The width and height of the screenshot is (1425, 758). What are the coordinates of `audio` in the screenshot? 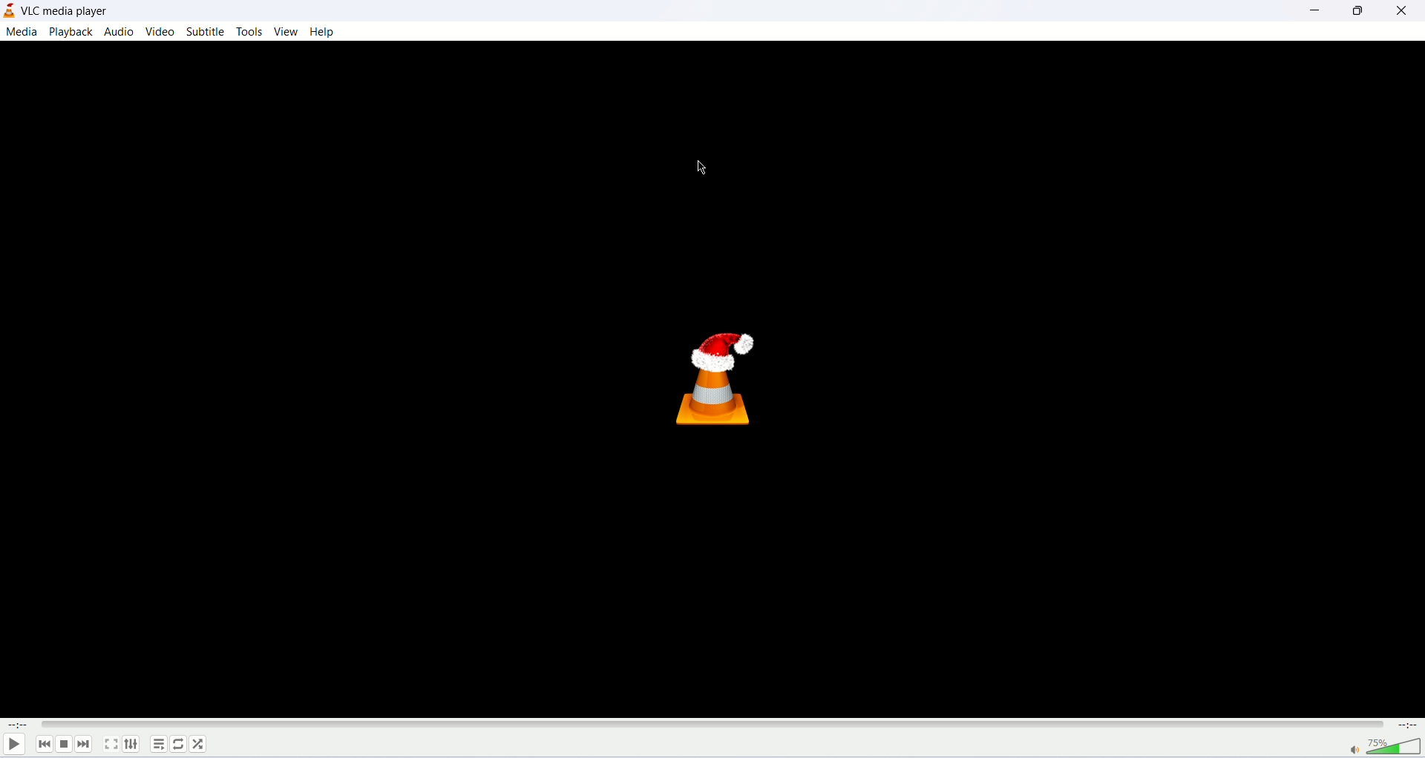 It's located at (121, 33).